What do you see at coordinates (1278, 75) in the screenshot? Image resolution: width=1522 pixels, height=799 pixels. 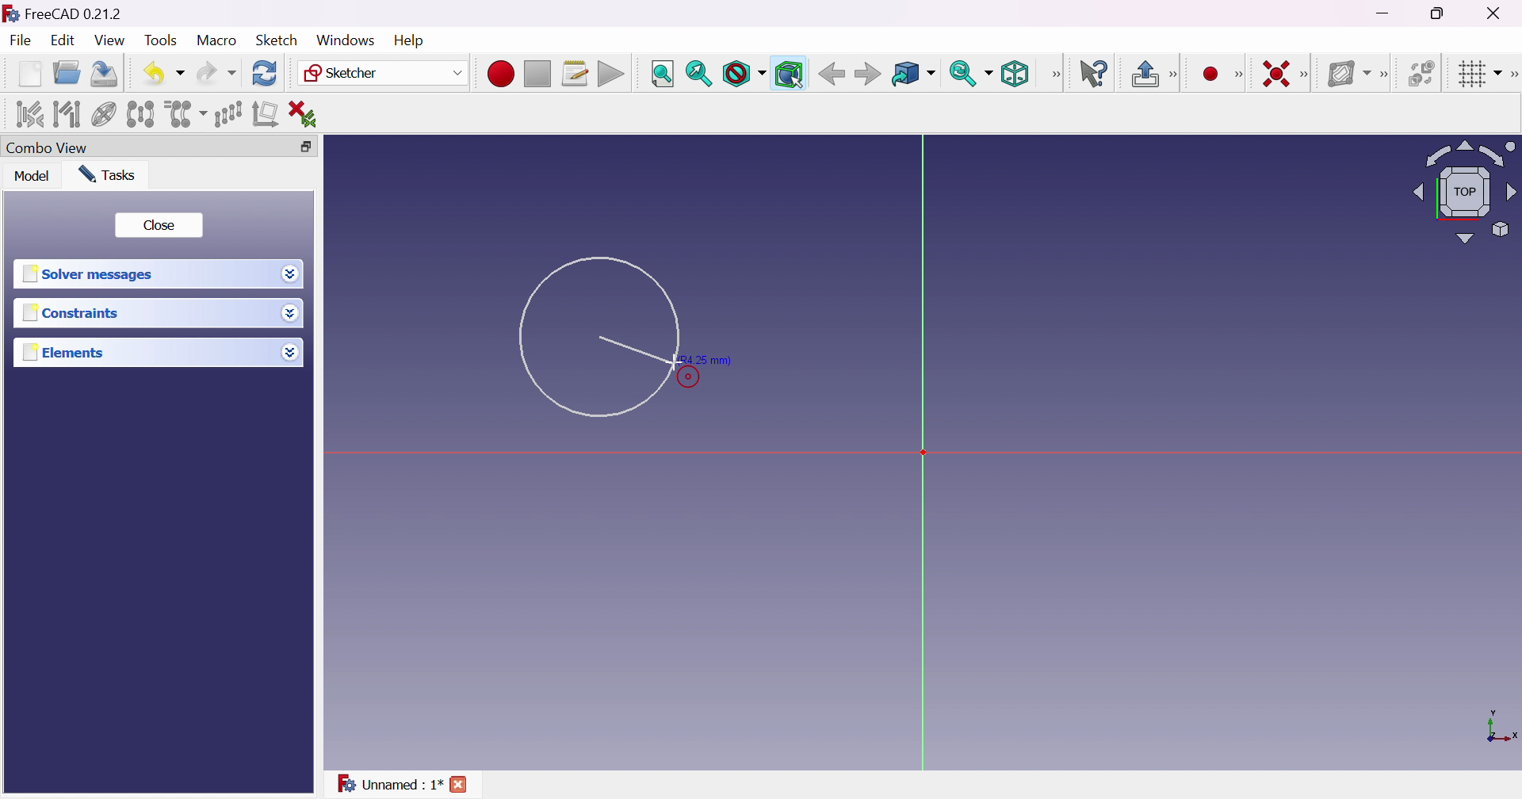 I see `Constrain conincident` at bounding box center [1278, 75].